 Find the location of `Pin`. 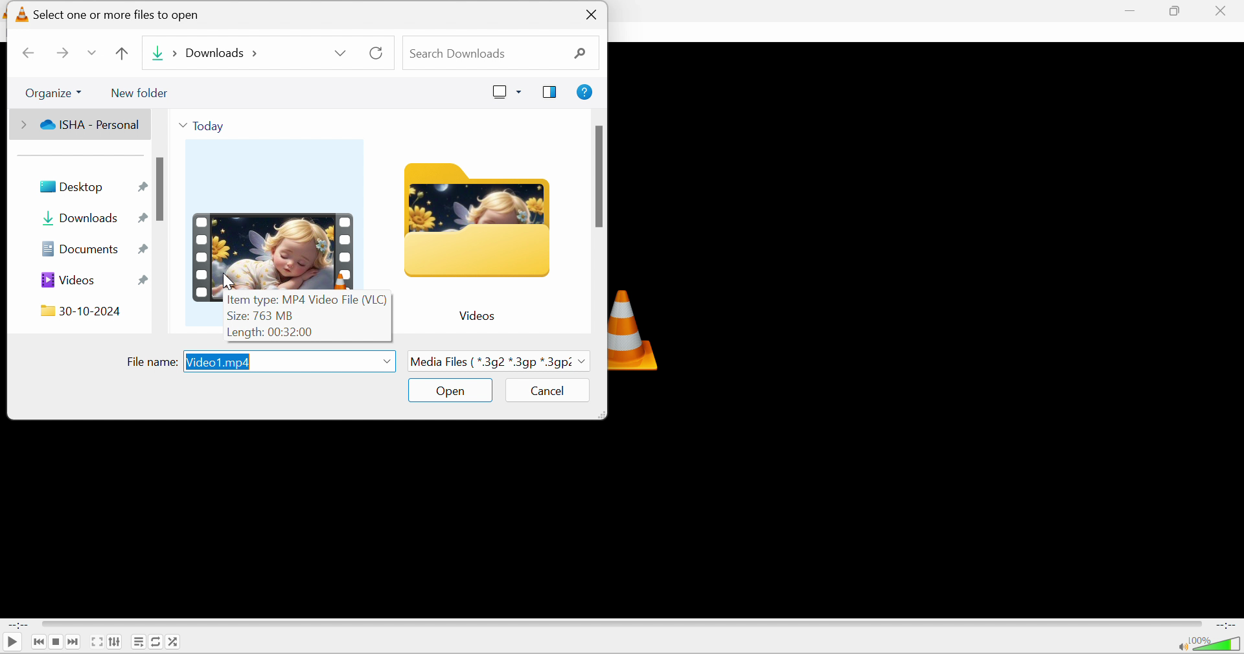

Pin is located at coordinates (142, 216).